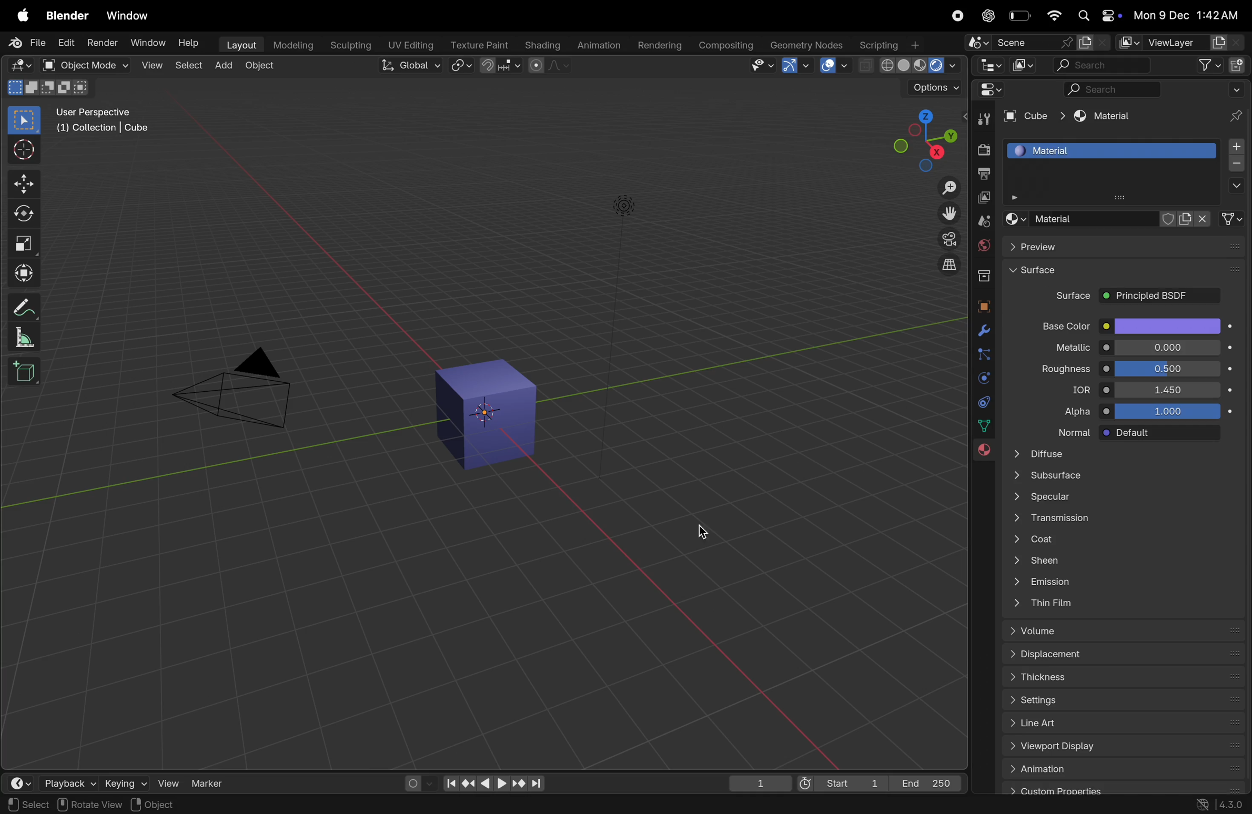  Describe the element at coordinates (950, 185) in the screenshot. I see `zoom i ` at that location.